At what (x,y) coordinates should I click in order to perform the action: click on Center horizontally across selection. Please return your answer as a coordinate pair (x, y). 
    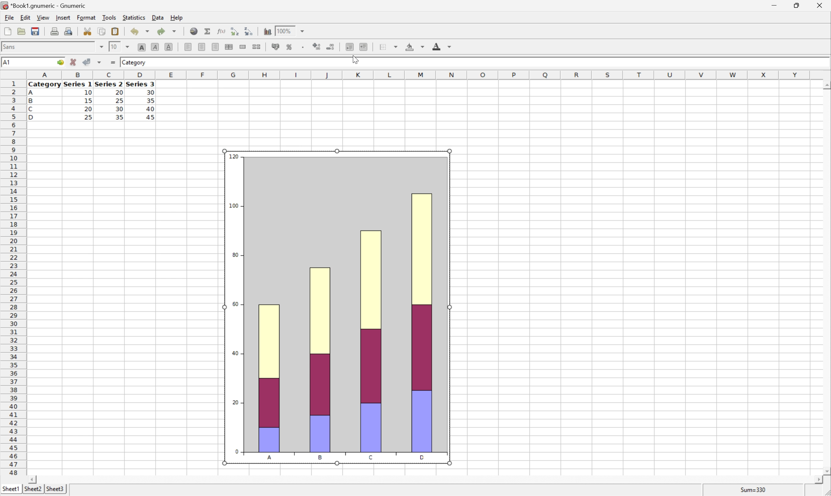
    Looking at the image, I should click on (228, 46).